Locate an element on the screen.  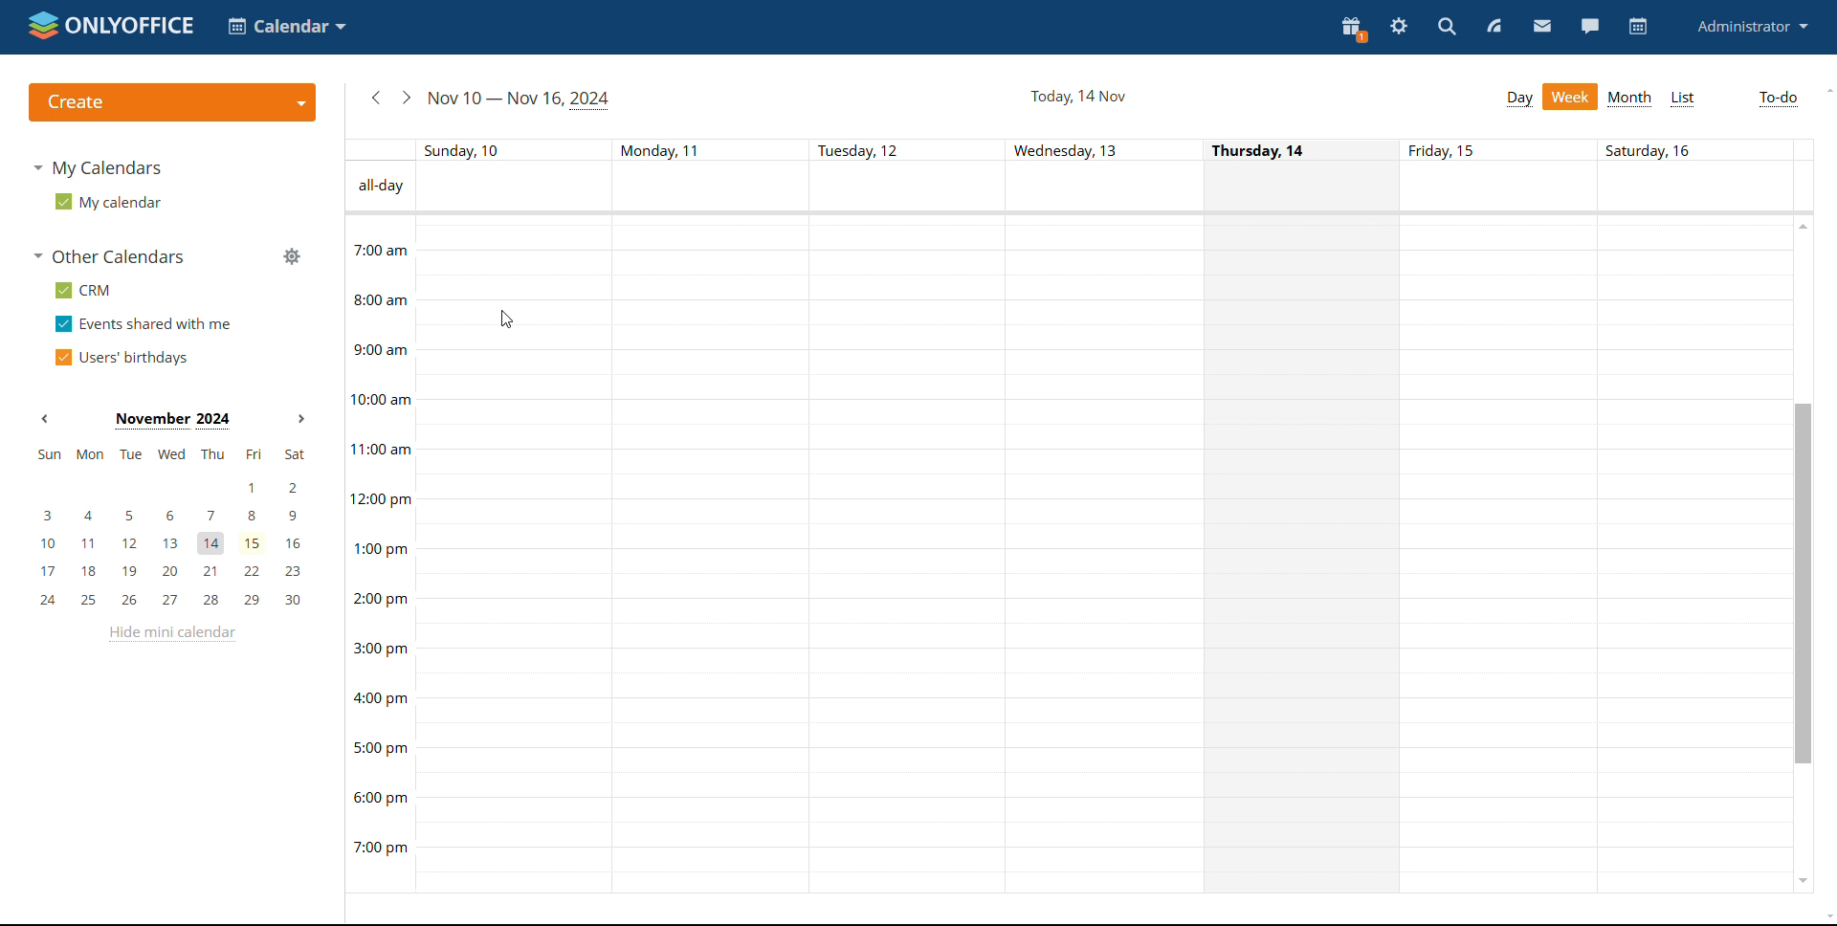
previous month is located at coordinates (44, 420).